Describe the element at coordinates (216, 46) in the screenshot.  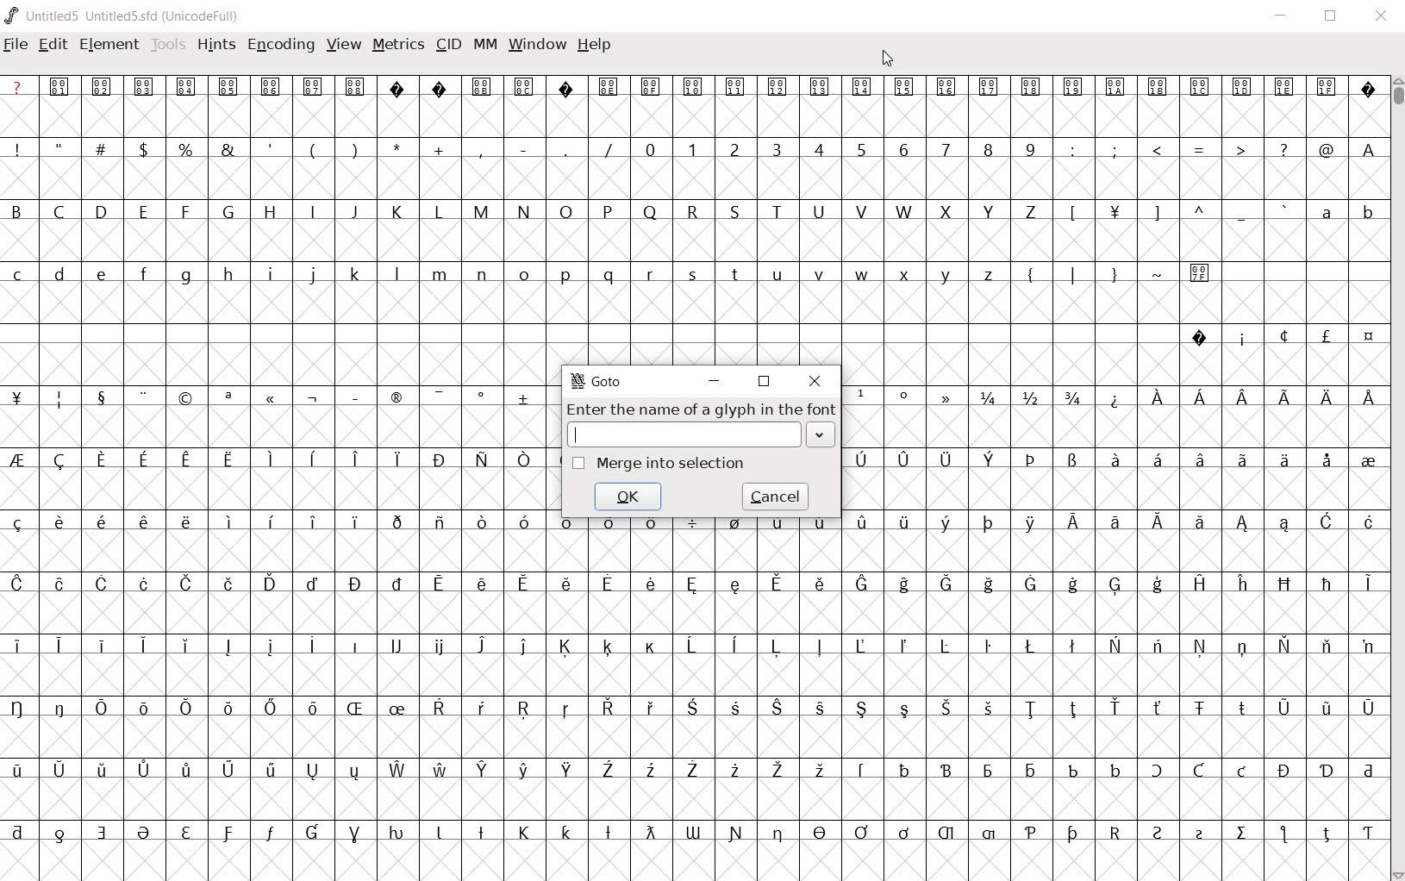
I see `HINTS` at that location.